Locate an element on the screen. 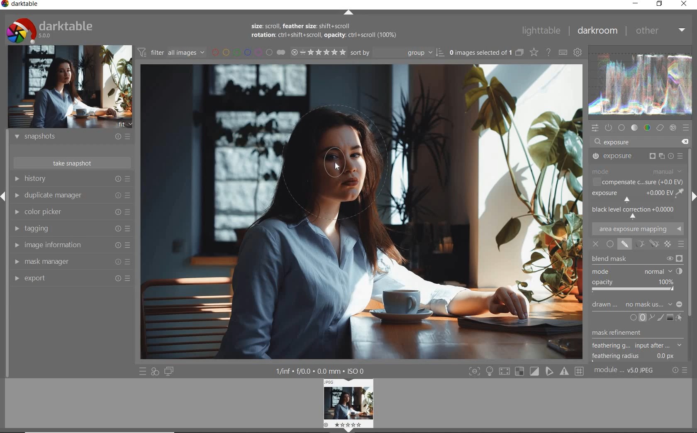  system logo is located at coordinates (51, 30).